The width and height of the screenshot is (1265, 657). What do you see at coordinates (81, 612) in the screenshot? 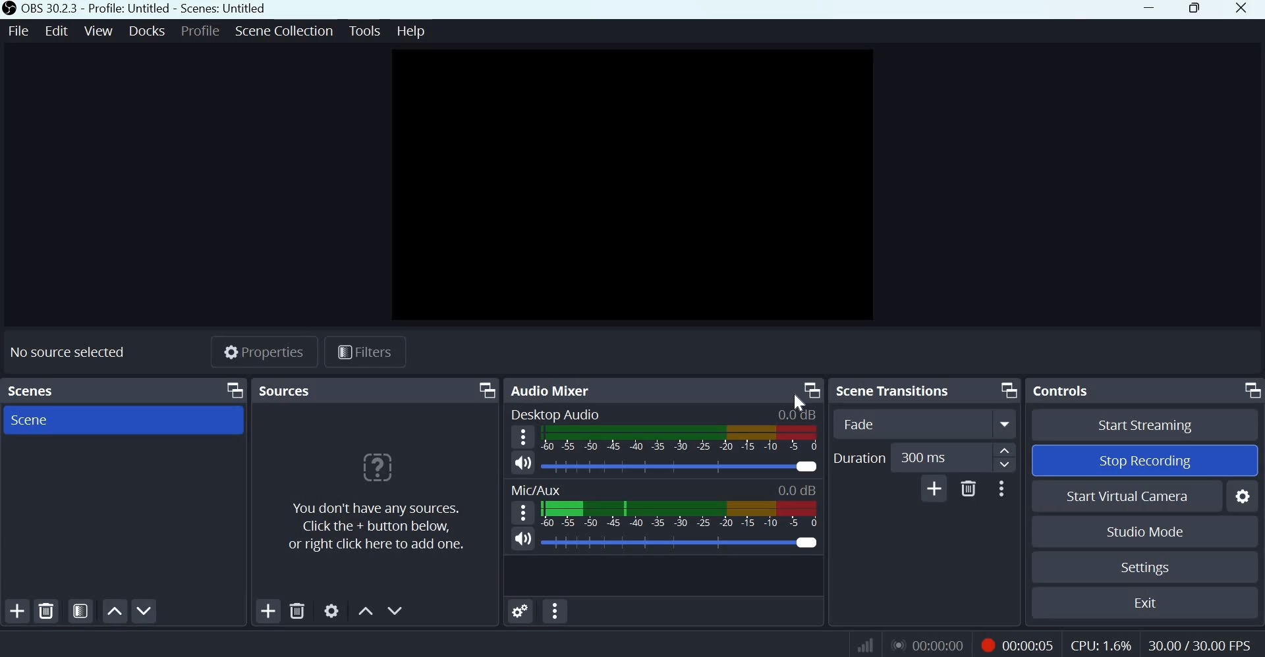
I see `Open scene filters` at bounding box center [81, 612].